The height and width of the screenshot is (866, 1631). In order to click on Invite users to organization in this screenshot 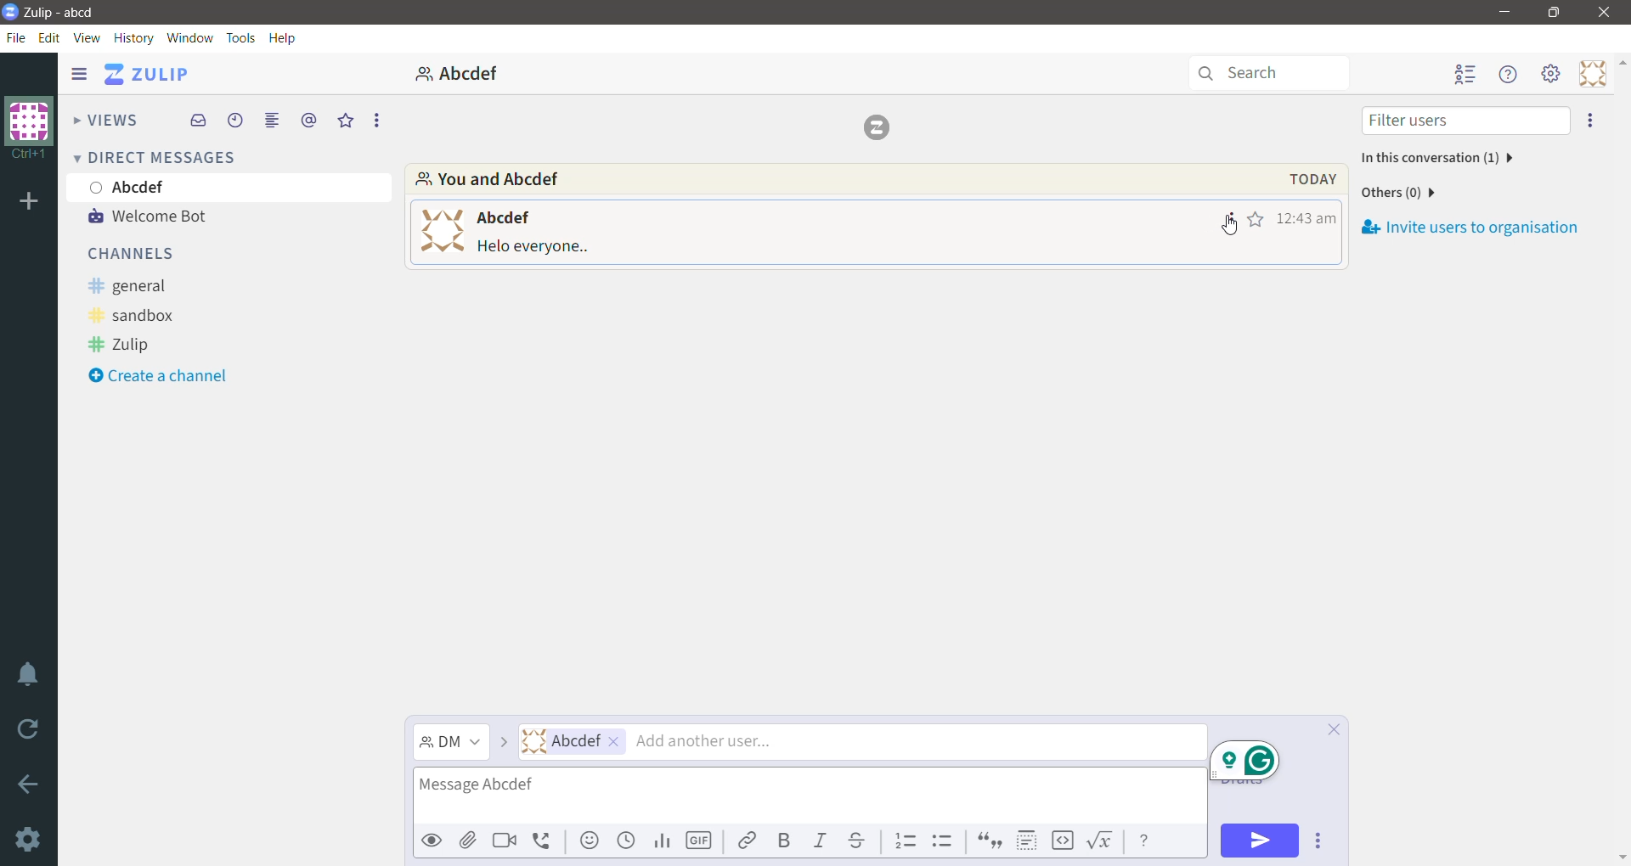, I will do `click(1591, 121)`.